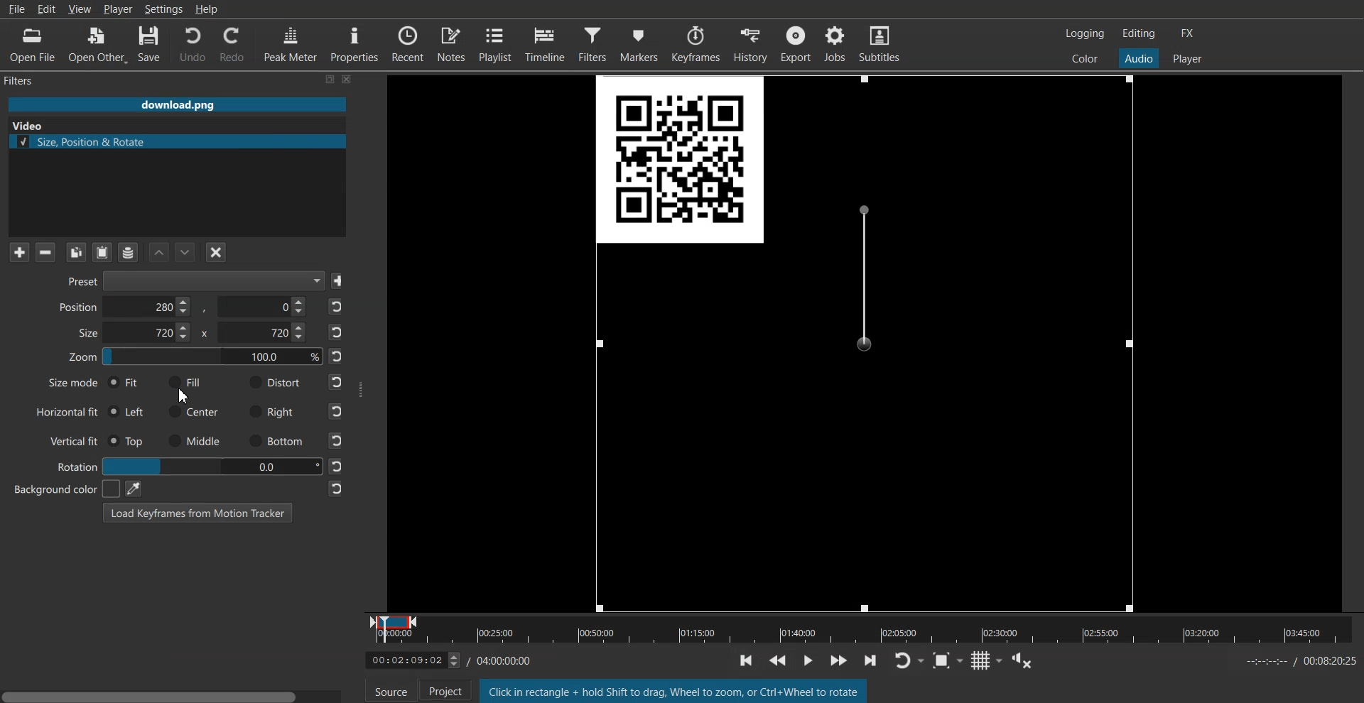 This screenshot has width=1364, height=703. Describe the element at coordinates (697, 43) in the screenshot. I see `Keyframes` at that location.